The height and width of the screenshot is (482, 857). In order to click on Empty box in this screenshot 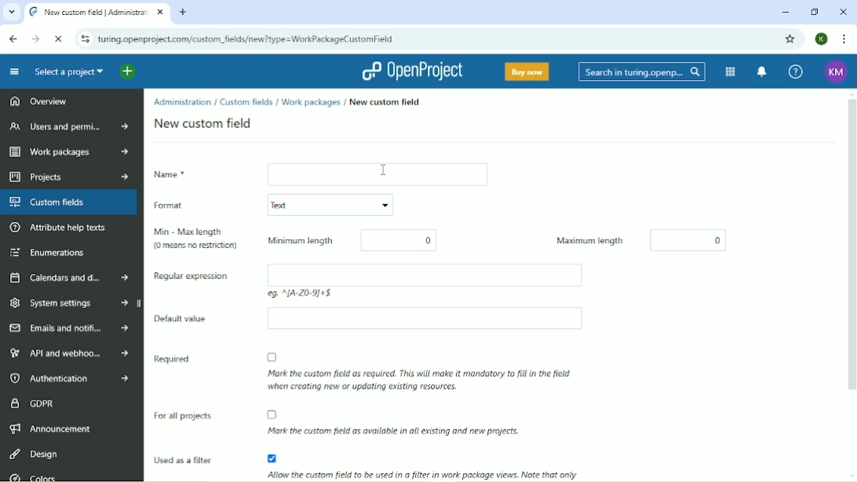, I will do `click(436, 322)`.